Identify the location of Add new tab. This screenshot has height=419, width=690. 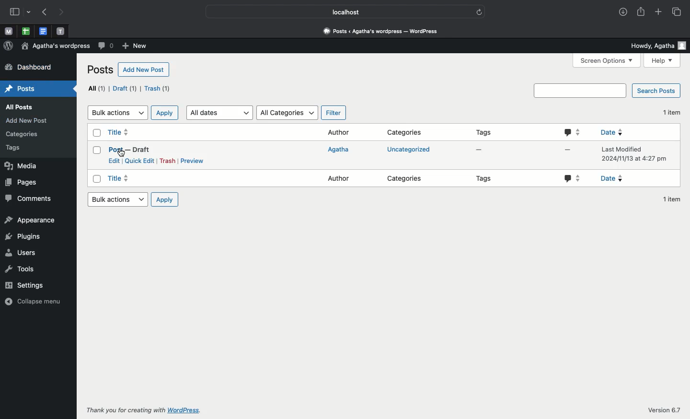
(658, 12).